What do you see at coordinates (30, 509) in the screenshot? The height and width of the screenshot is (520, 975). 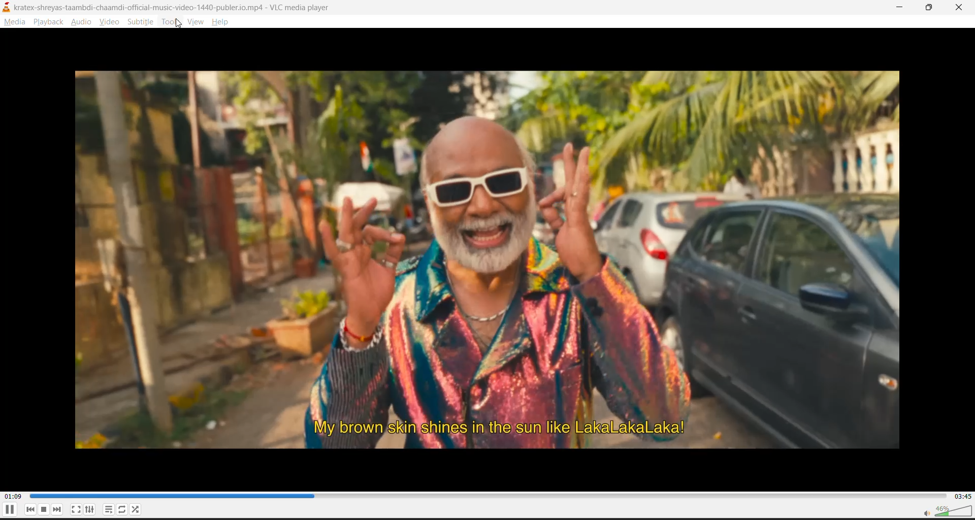 I see `previous` at bounding box center [30, 509].